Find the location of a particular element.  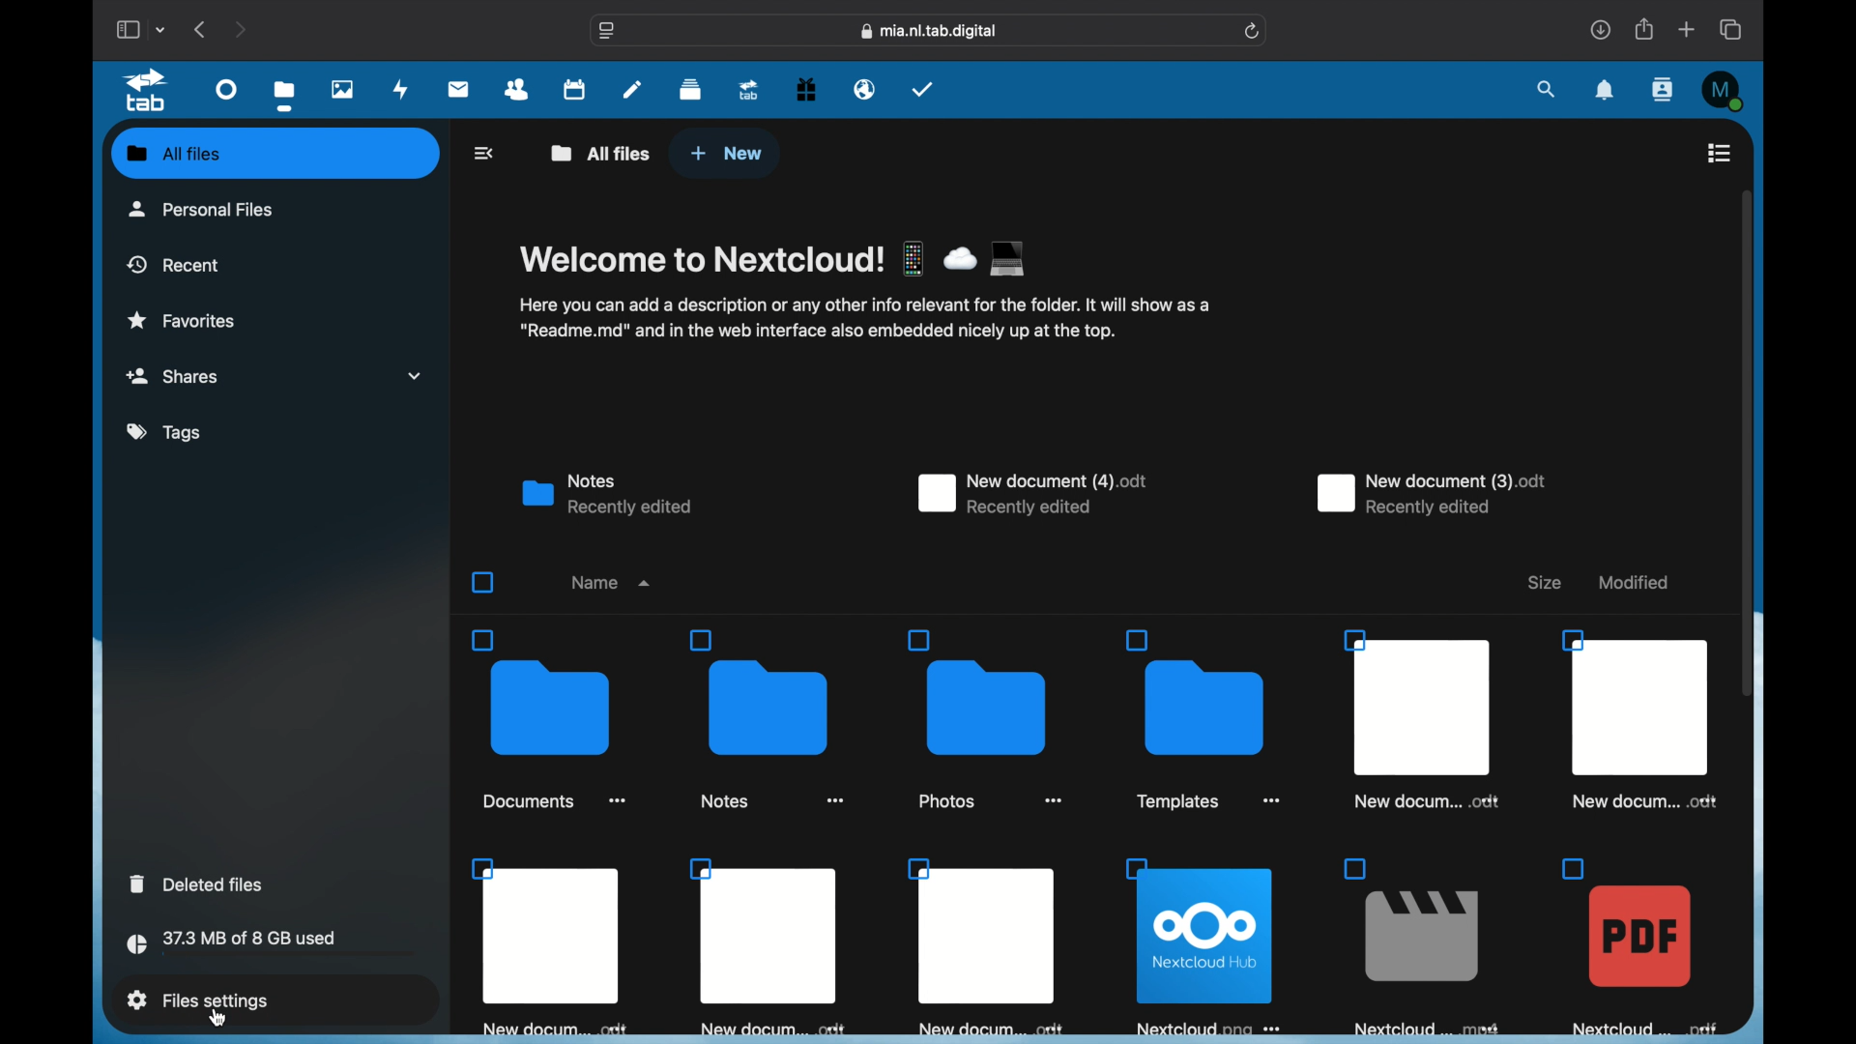

all files is located at coordinates (174, 153).